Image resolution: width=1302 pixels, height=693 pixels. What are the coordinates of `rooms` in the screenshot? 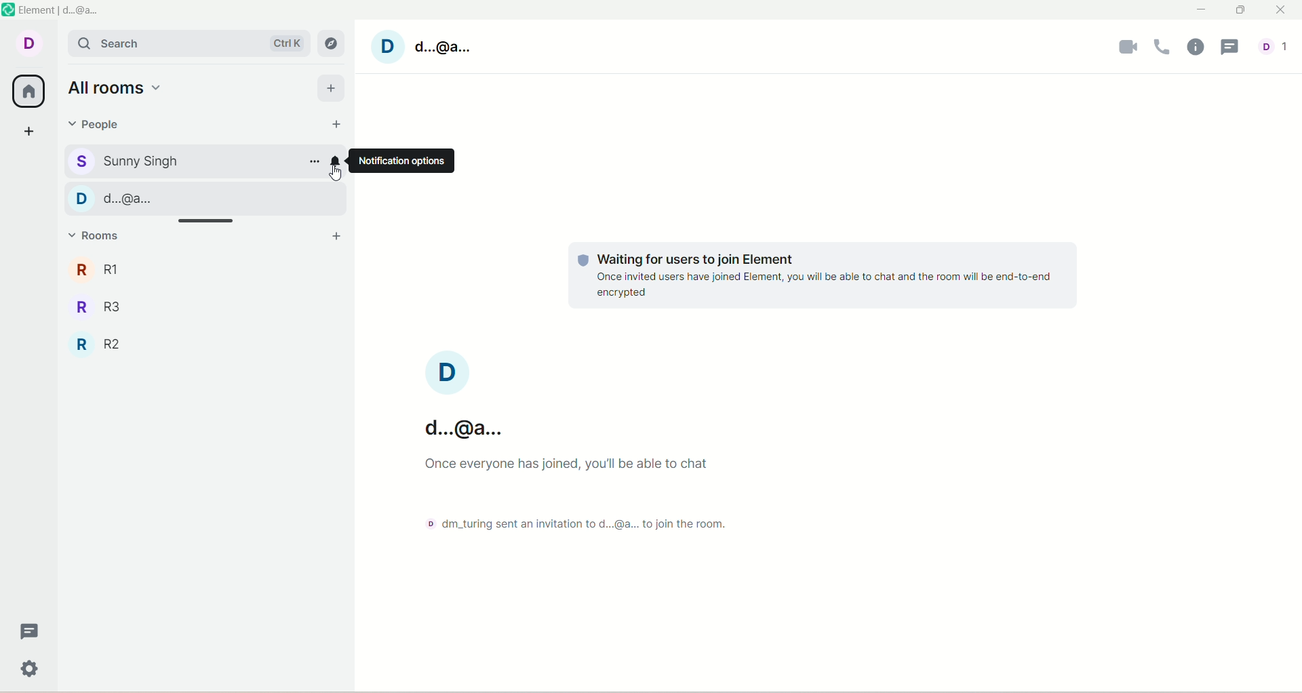 It's located at (95, 239).